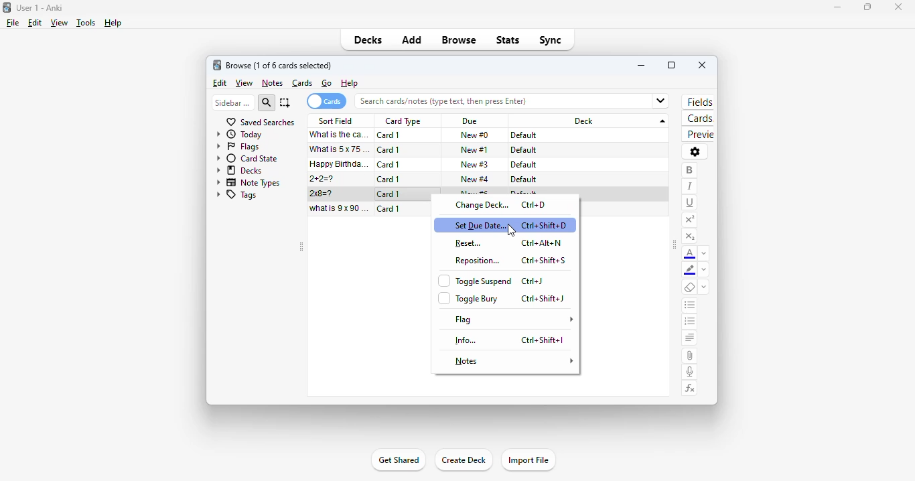 This screenshot has width=915, height=481. What do you see at coordinates (704, 253) in the screenshot?
I see `change color` at bounding box center [704, 253].